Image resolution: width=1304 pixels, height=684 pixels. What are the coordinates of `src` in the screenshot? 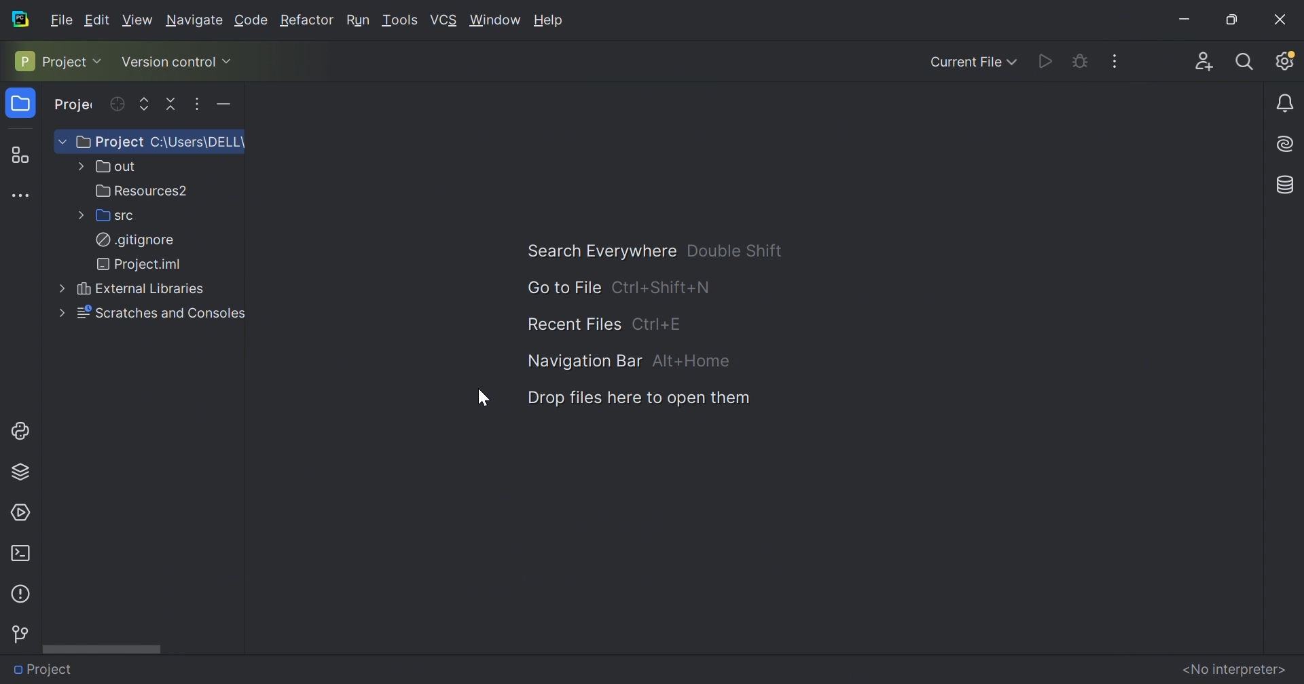 It's located at (112, 216).